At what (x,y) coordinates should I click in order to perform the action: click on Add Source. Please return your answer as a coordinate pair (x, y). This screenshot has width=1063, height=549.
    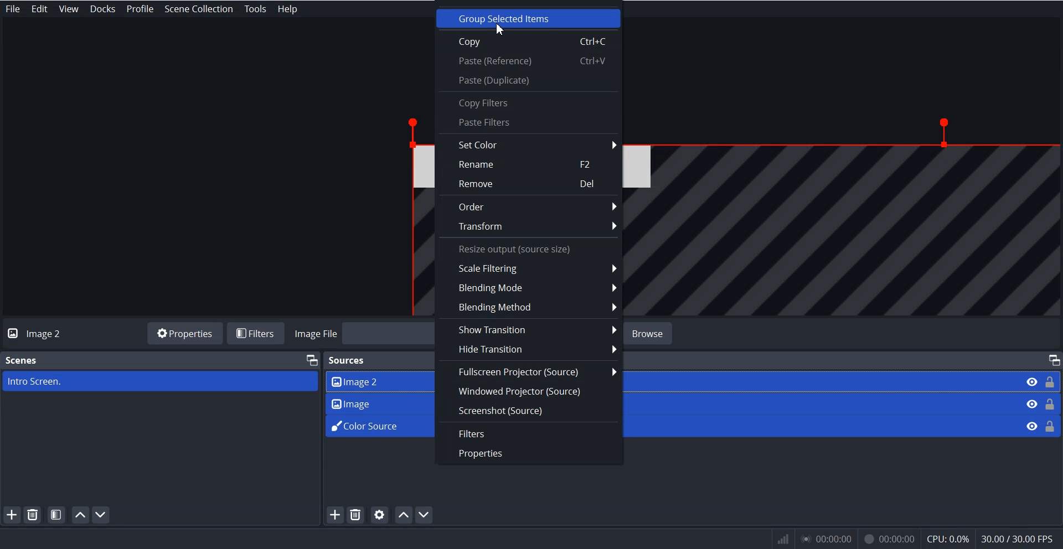
    Looking at the image, I should click on (333, 515).